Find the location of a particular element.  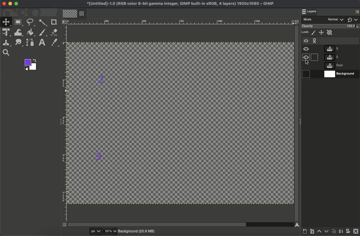

hidden is located at coordinates (315, 58).